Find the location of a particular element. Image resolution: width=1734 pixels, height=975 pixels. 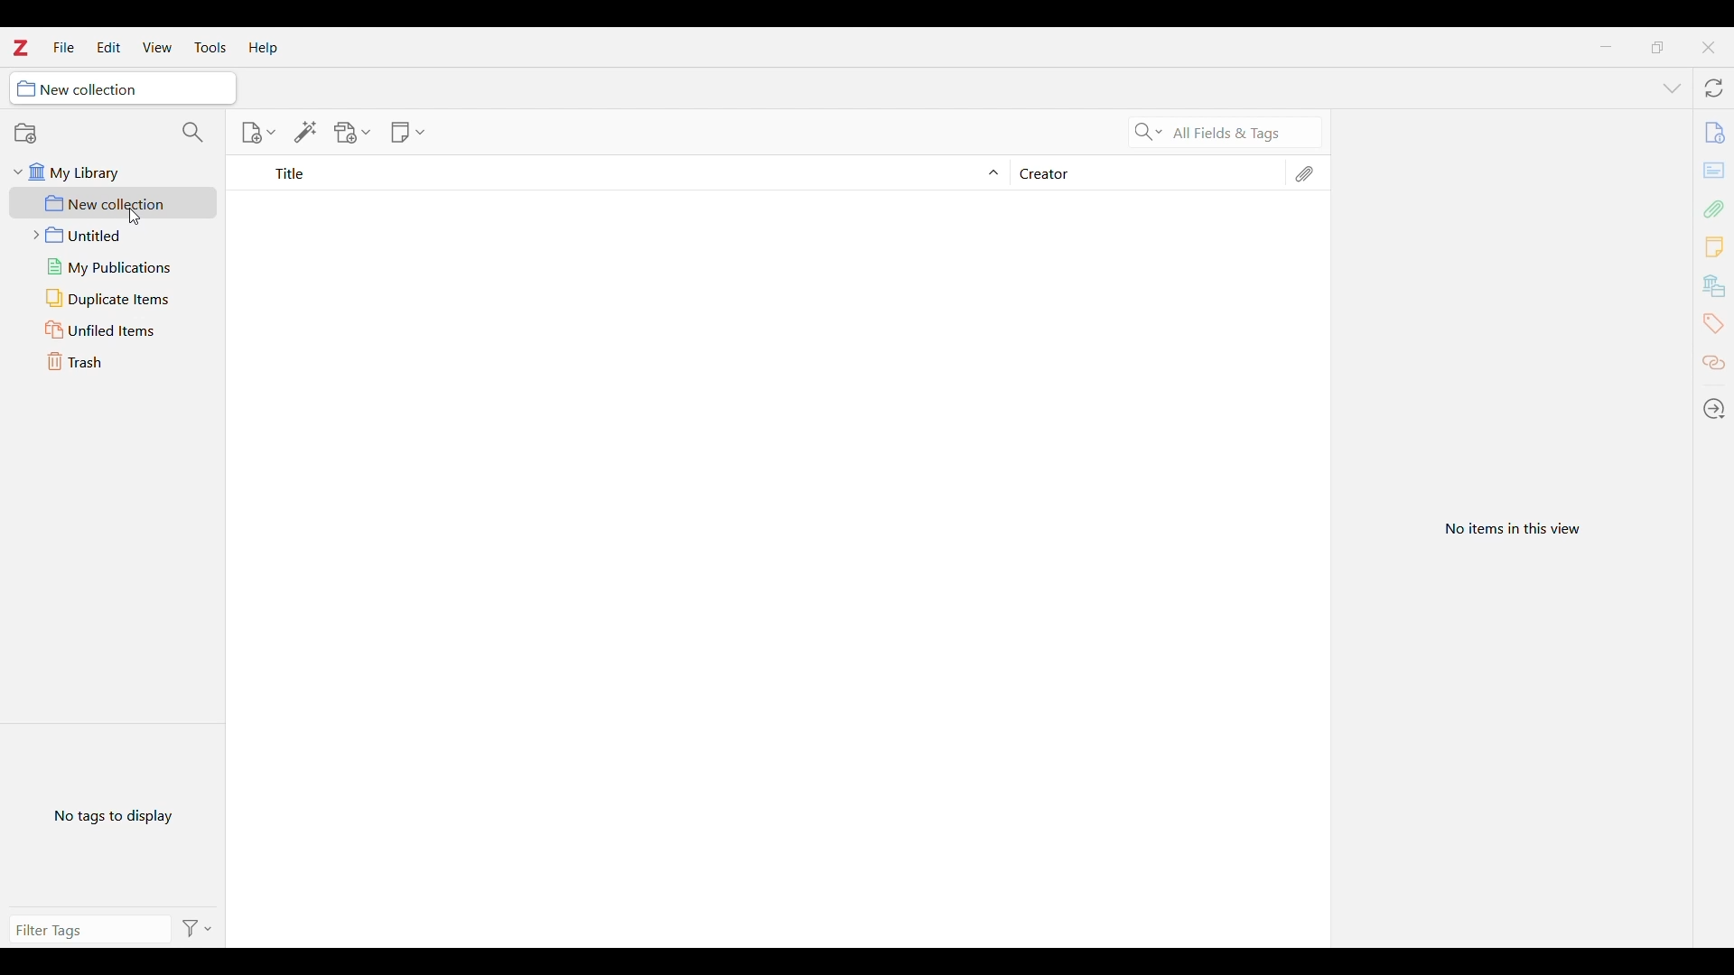

Trash folder is located at coordinates (113, 361).